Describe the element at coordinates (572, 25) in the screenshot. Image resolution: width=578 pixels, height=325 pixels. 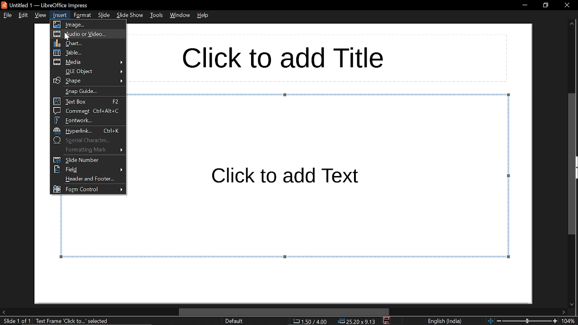
I see `move up` at that location.